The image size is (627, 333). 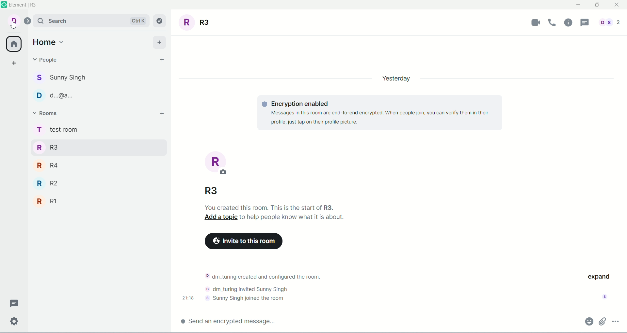 I want to click on settings, so click(x=14, y=322).